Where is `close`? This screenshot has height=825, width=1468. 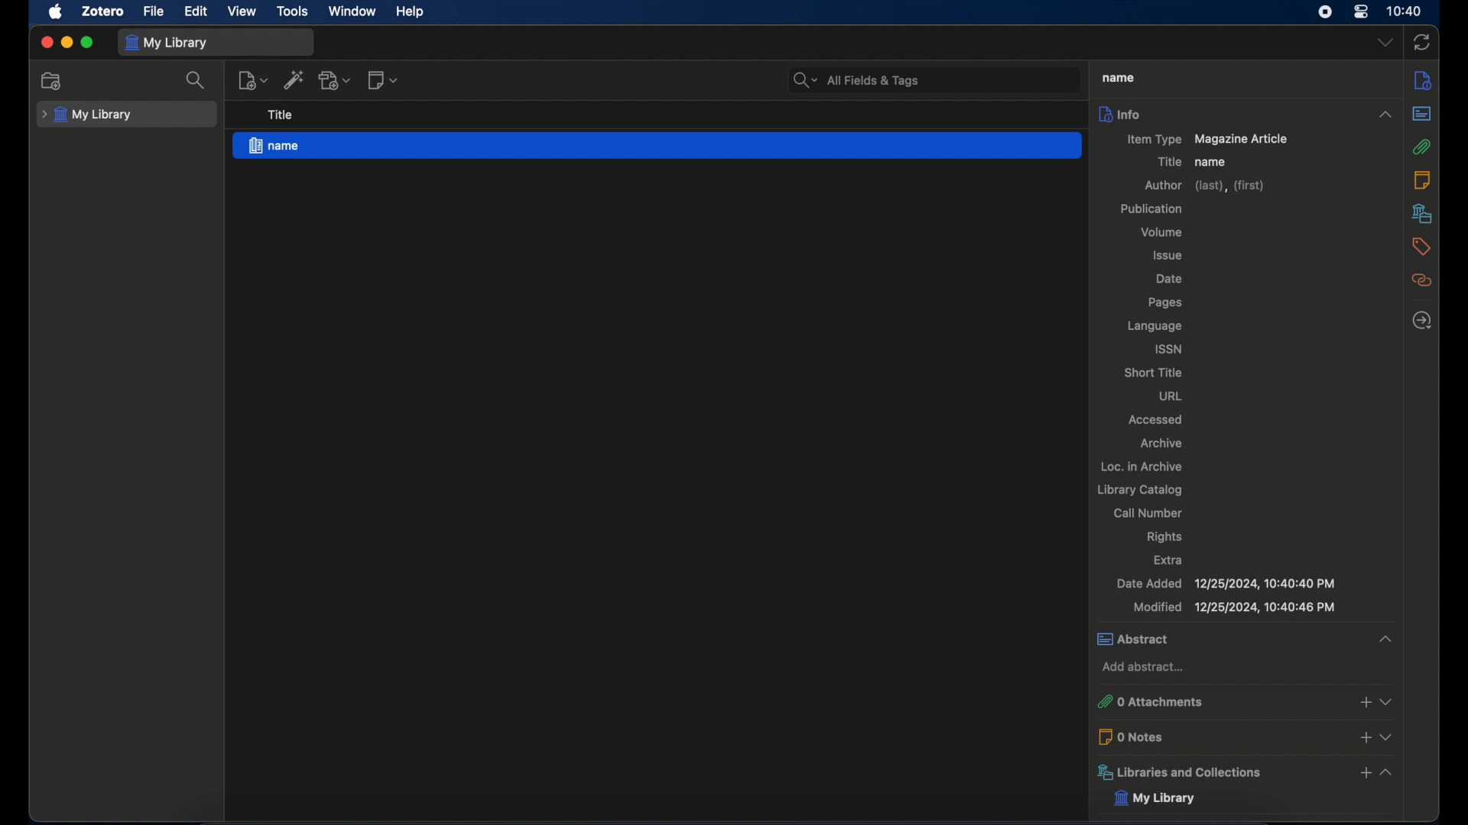
close is located at coordinates (46, 44).